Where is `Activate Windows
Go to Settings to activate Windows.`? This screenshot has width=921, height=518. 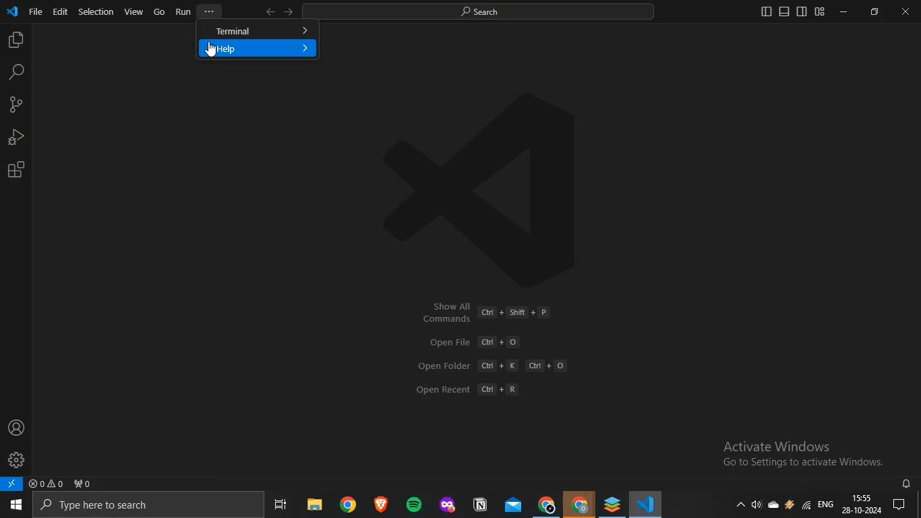
Activate Windows
Go to Settings to activate Windows. is located at coordinates (790, 452).